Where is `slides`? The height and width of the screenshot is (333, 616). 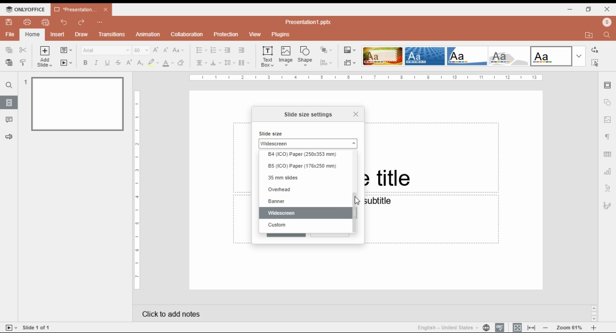
slides is located at coordinates (9, 102).